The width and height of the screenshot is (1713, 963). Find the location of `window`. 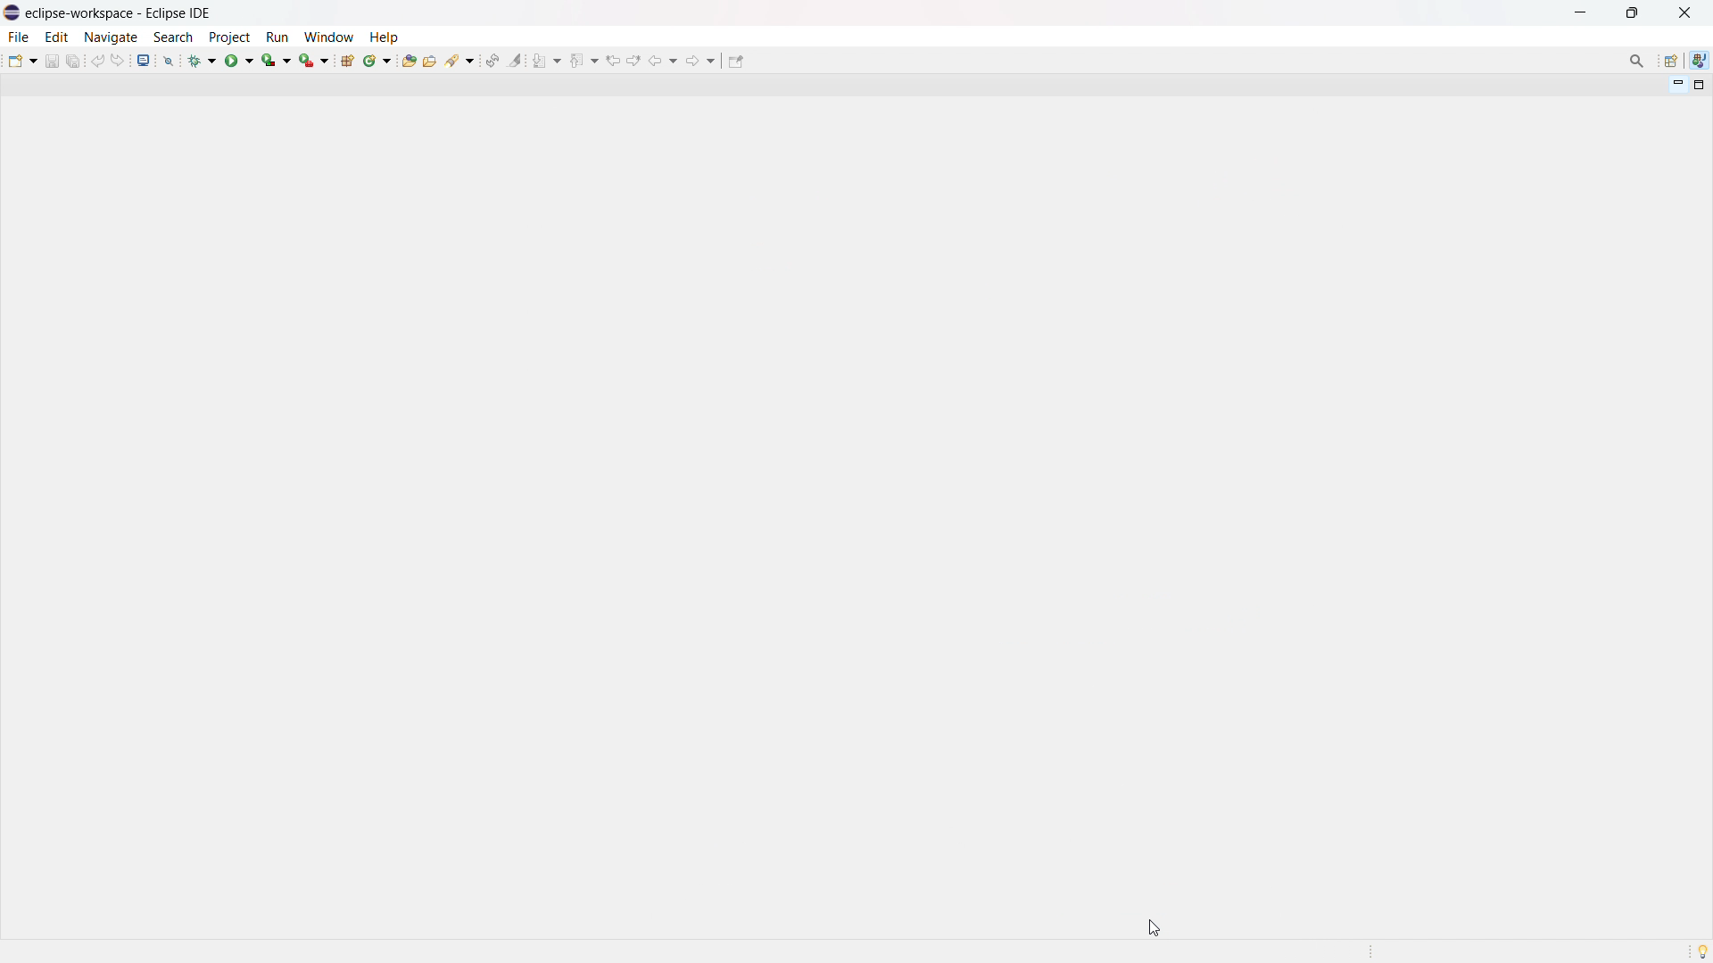

window is located at coordinates (328, 37).